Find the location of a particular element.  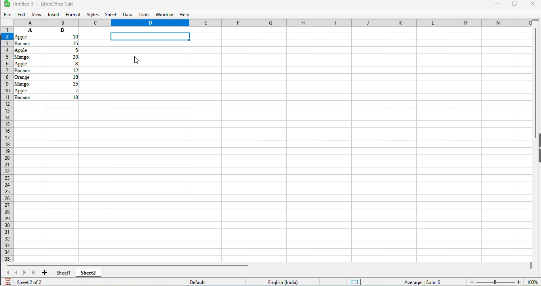

zoom out is located at coordinates (472, 282).